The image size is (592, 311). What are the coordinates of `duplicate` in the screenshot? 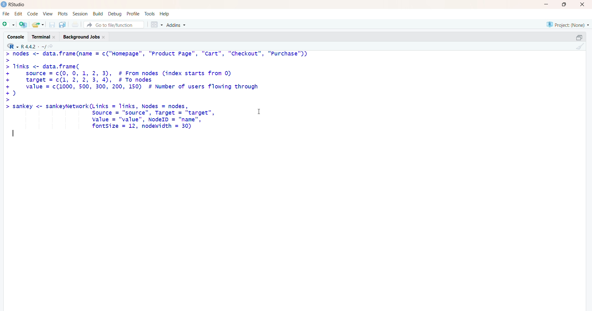 It's located at (63, 25).